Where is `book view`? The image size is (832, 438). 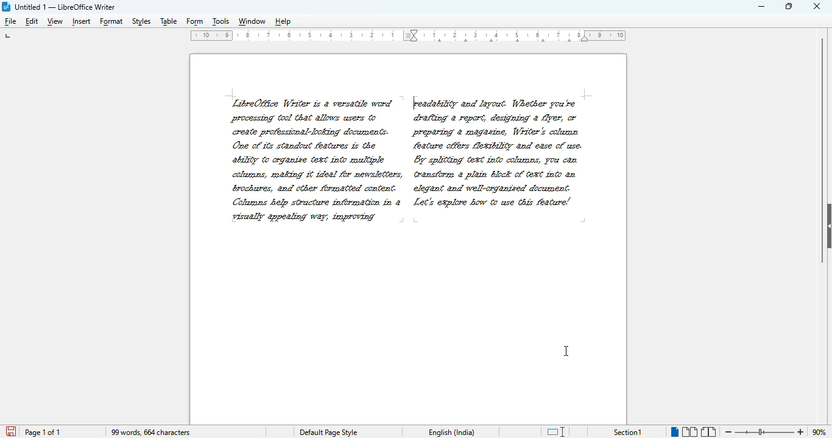 book view is located at coordinates (708, 432).